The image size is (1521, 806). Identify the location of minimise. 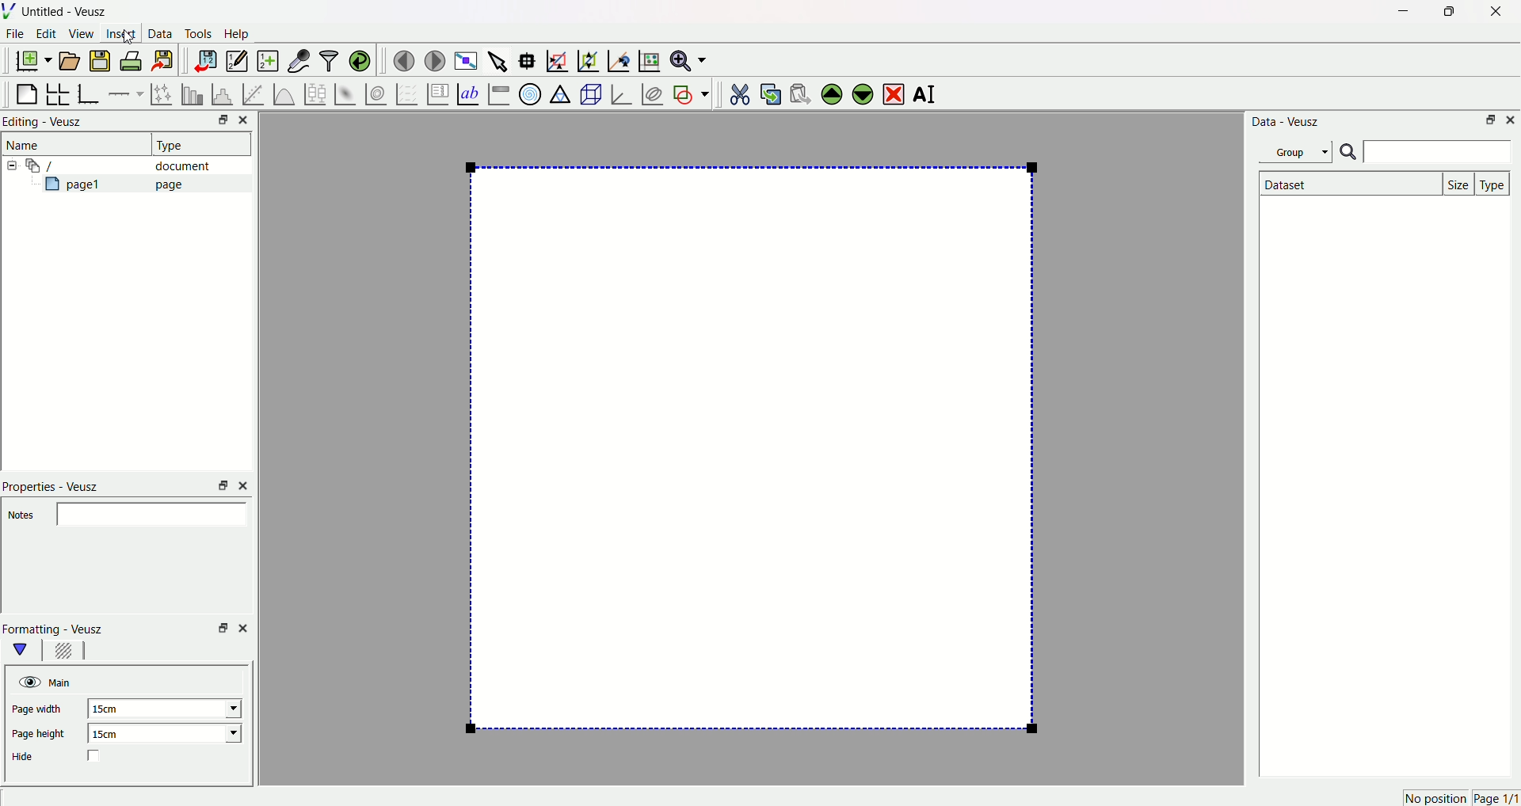
(219, 485).